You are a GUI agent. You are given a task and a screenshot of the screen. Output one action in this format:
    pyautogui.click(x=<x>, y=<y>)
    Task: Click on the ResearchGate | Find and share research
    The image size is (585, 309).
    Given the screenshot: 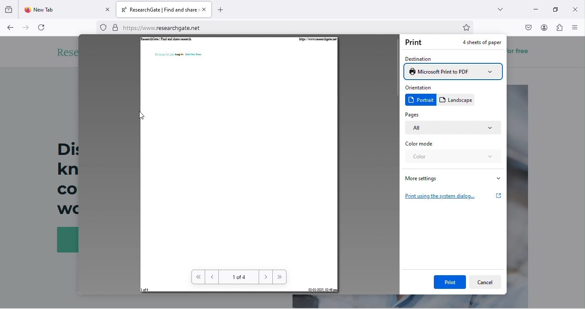 What is the action you would take?
    pyautogui.click(x=167, y=39)
    